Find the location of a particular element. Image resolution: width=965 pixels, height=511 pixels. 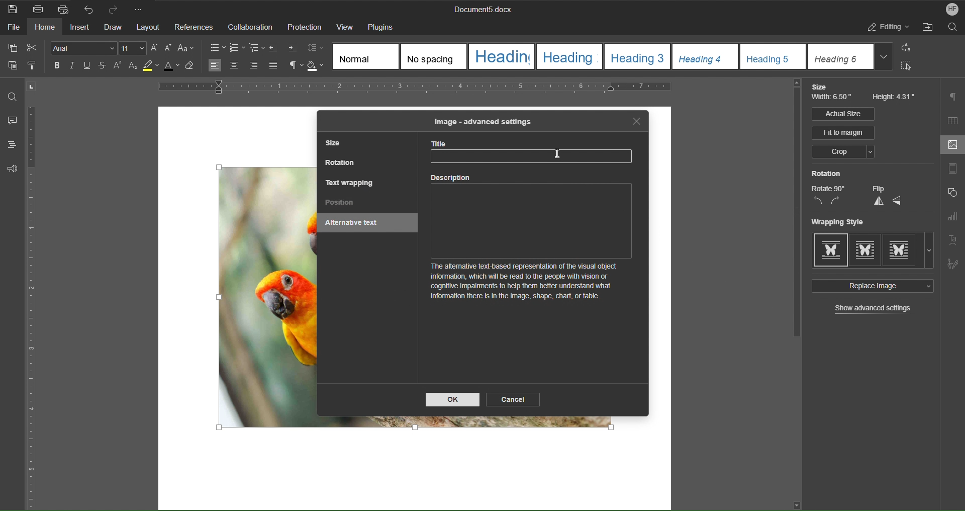

Horizontal Flip is located at coordinates (898, 201).